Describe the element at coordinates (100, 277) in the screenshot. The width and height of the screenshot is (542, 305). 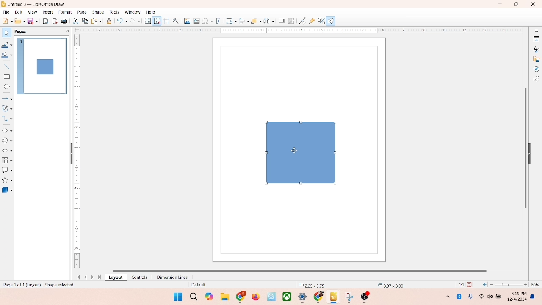
I see `last page` at that location.